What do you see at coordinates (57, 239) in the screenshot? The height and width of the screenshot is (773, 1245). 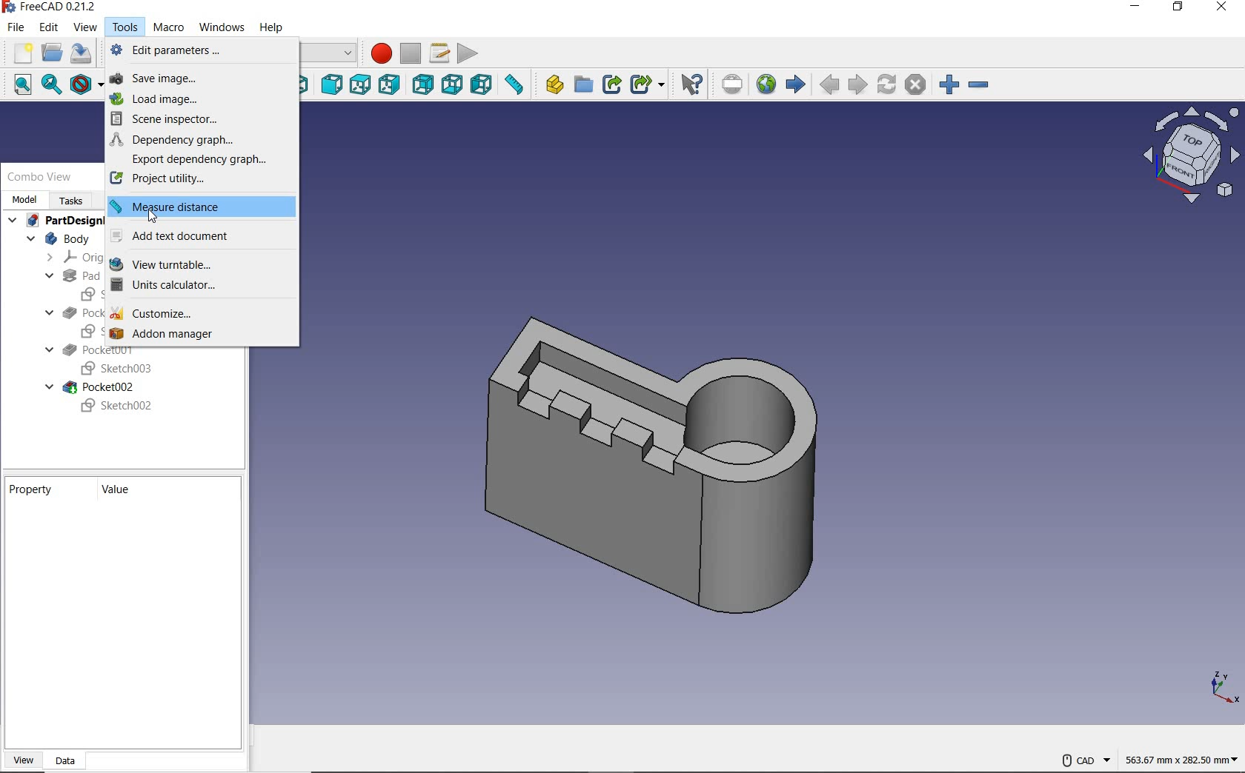 I see `BODY` at bounding box center [57, 239].